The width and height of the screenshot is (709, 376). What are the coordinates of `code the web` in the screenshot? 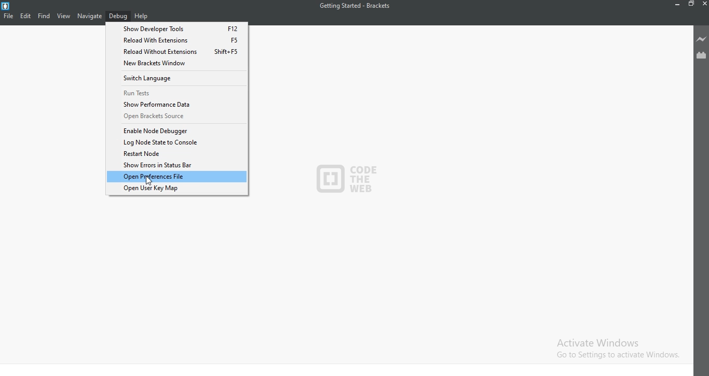 It's located at (349, 182).